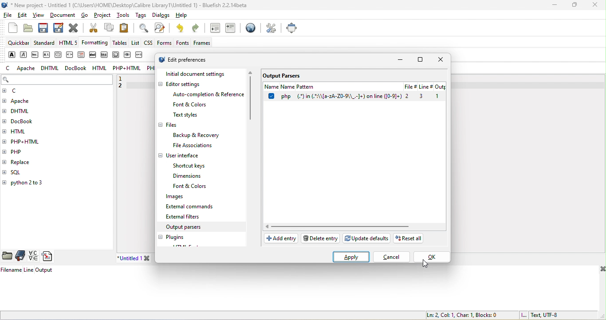 The height and width of the screenshot is (320, 606). I want to click on user interface, so click(180, 156).